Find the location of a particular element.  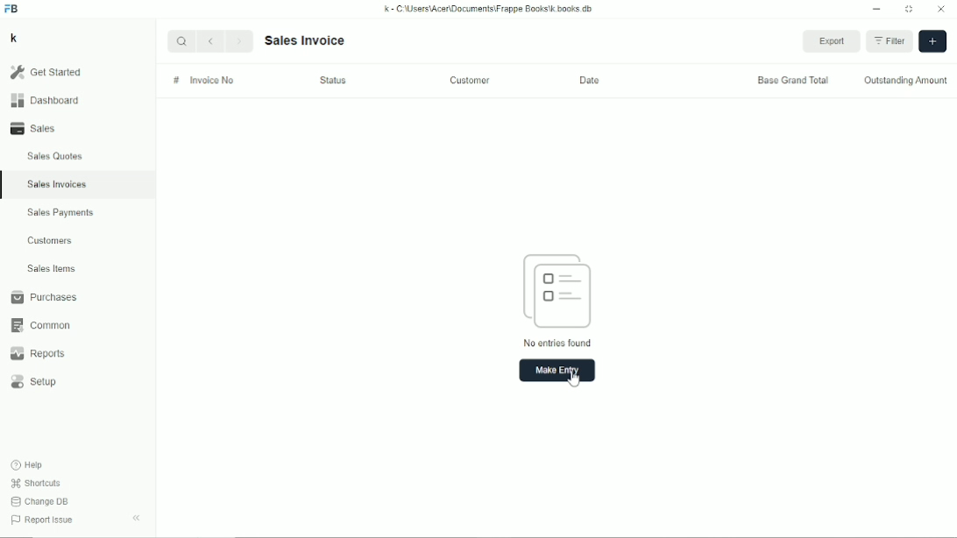

Filter is located at coordinates (891, 39).